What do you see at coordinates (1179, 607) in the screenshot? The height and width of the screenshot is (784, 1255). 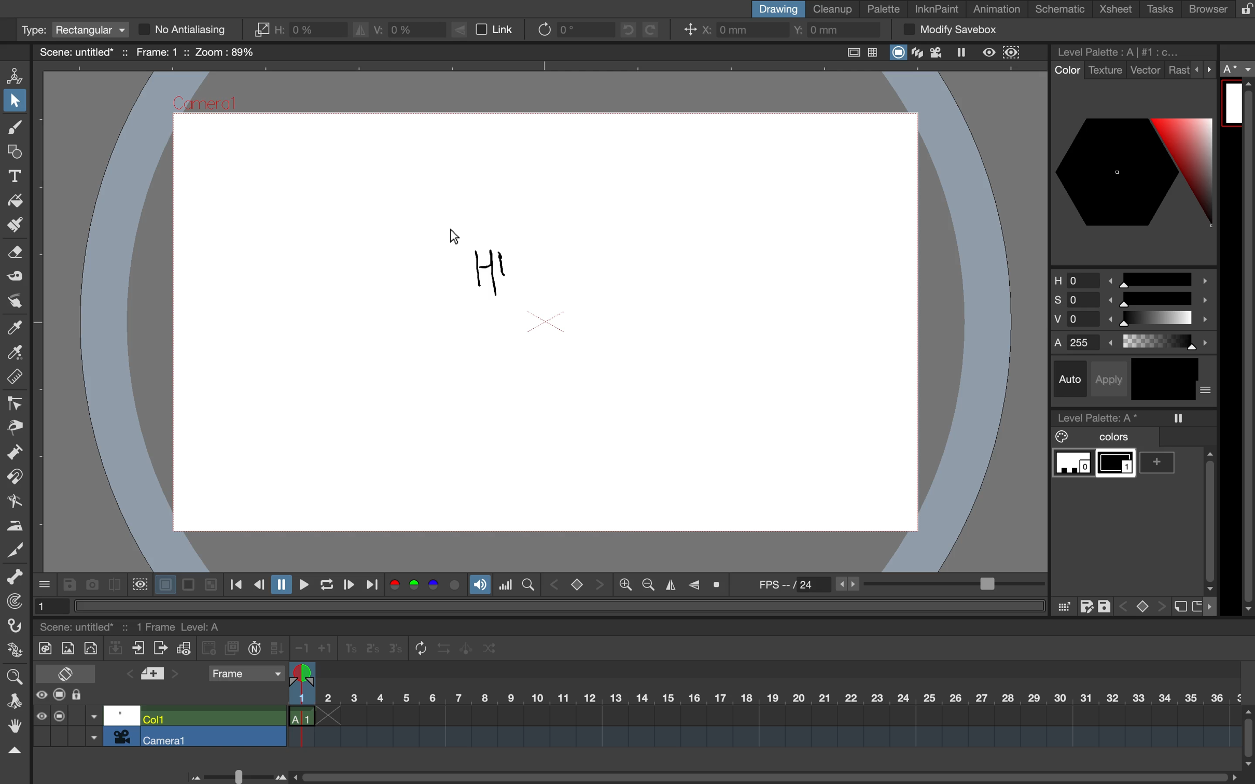 I see `new style` at bounding box center [1179, 607].